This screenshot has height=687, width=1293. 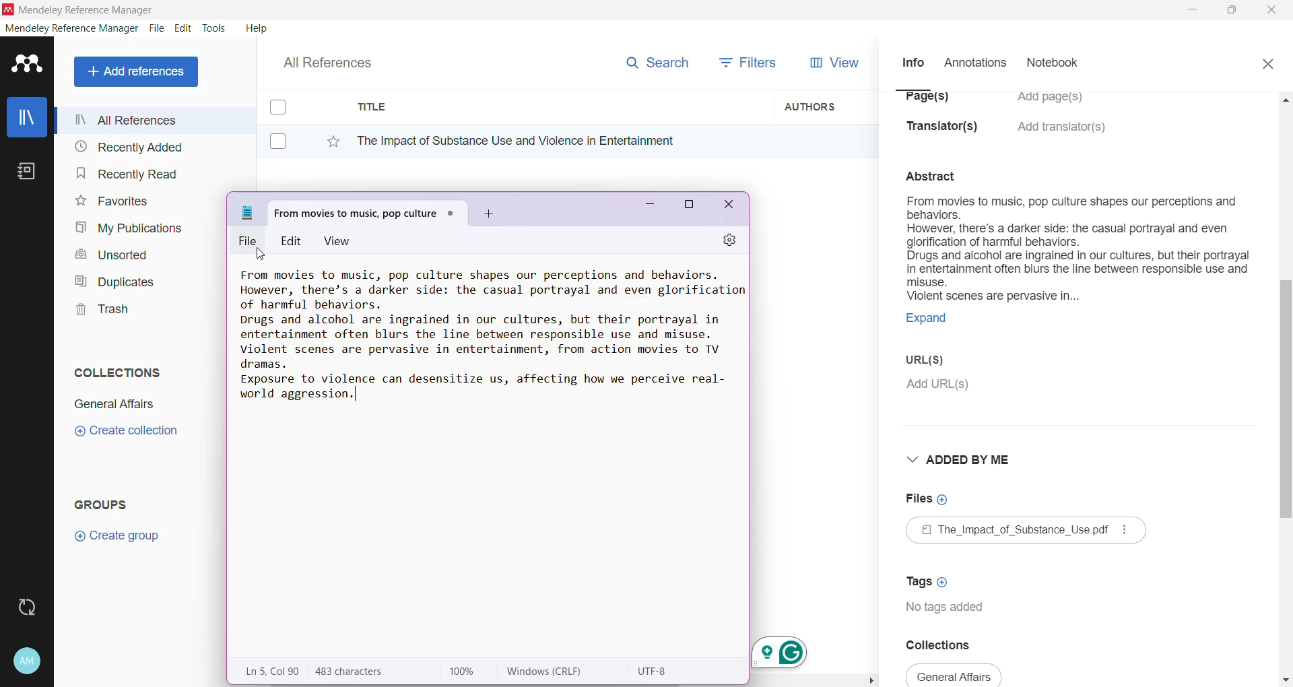 What do you see at coordinates (251, 241) in the screenshot?
I see `File` at bounding box center [251, 241].